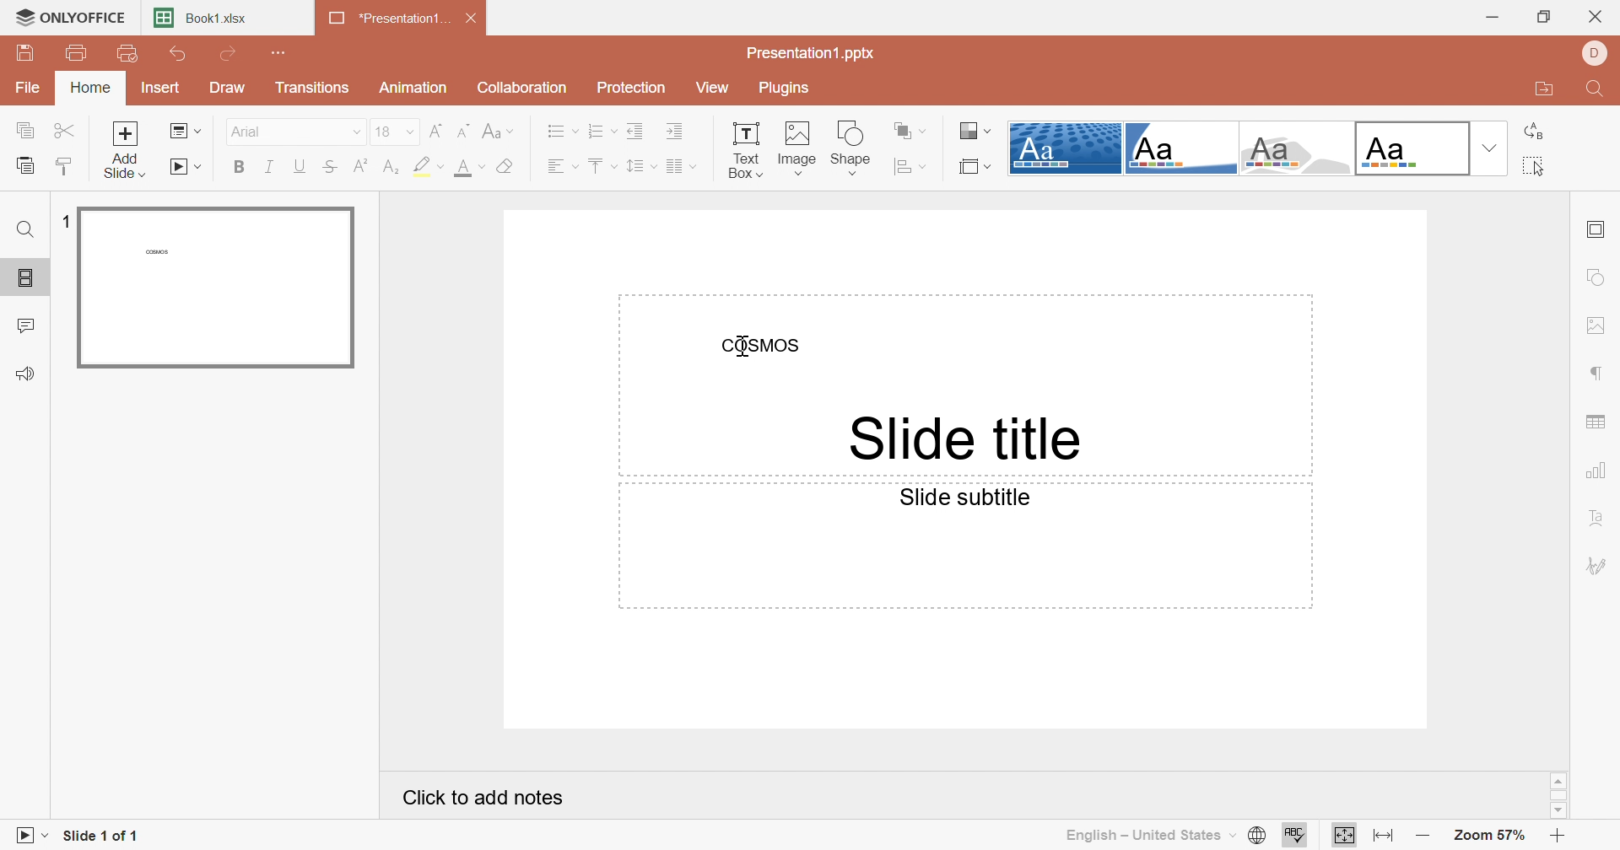  What do you see at coordinates (1595, 17) in the screenshot?
I see `Close` at bounding box center [1595, 17].